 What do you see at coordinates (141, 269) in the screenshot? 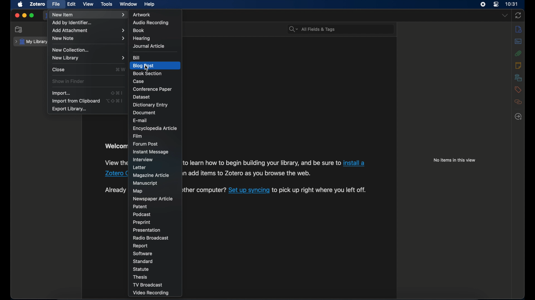
I see `statue` at bounding box center [141, 269].